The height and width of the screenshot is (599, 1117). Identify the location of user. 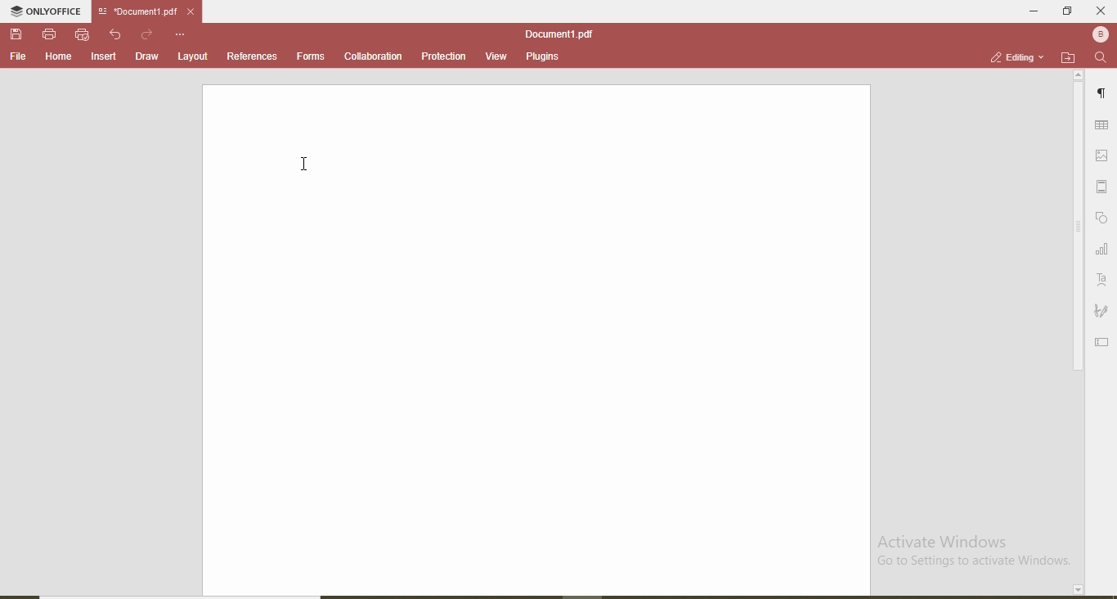
(1099, 34).